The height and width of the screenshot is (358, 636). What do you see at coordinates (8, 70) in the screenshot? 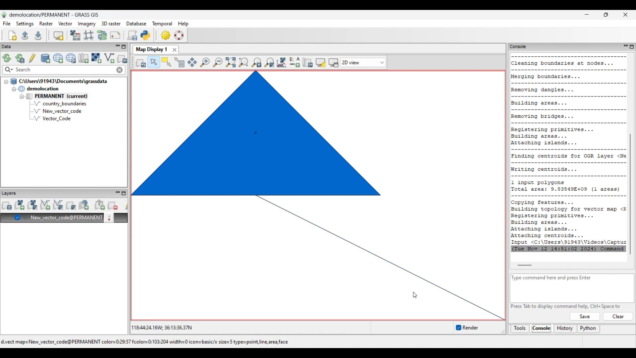
I see `Search specific maps` at bounding box center [8, 70].